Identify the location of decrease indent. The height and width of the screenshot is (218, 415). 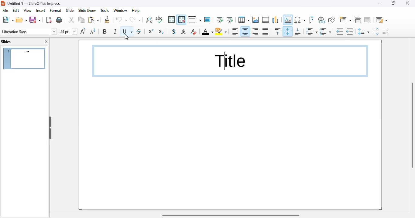
(350, 31).